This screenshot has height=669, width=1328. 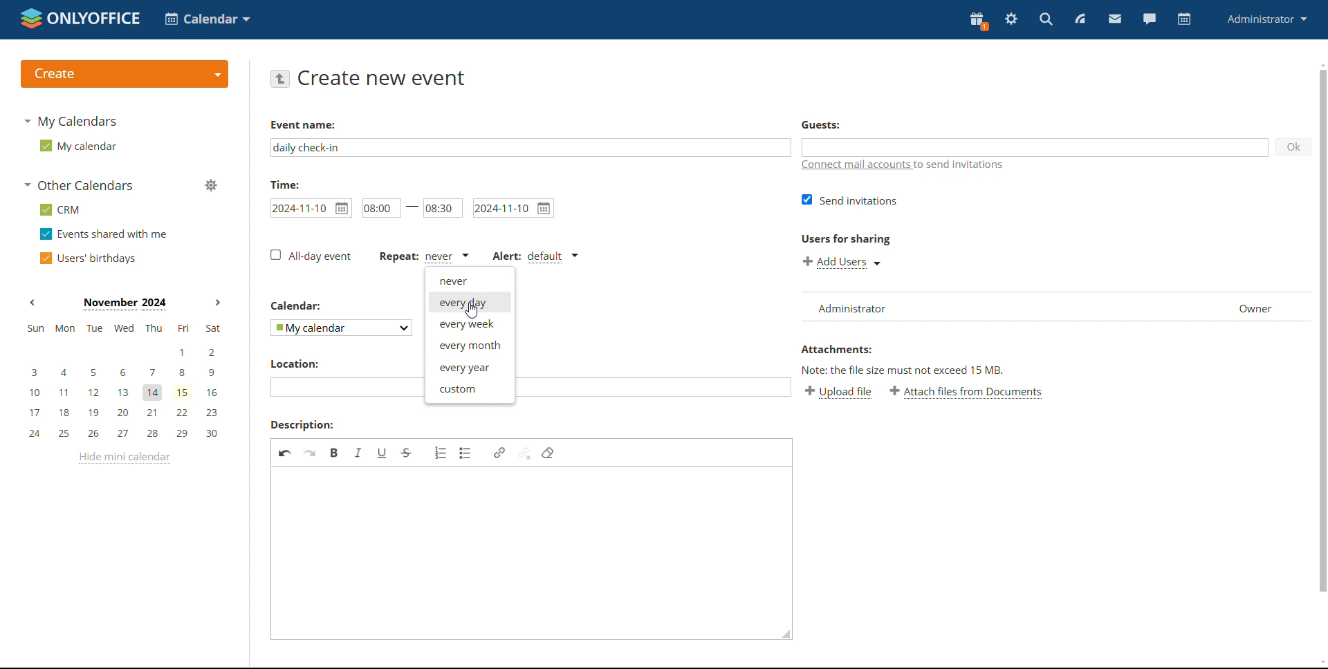 I want to click on next month, so click(x=217, y=303).